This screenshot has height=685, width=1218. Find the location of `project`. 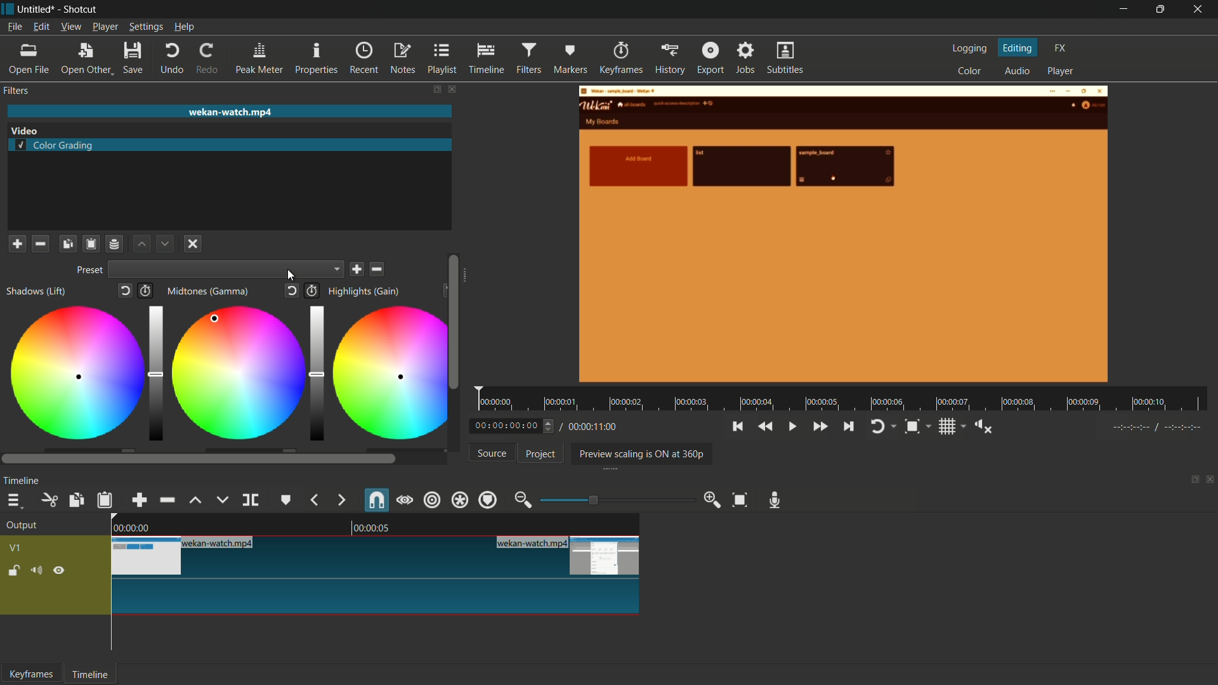

project is located at coordinates (539, 454).